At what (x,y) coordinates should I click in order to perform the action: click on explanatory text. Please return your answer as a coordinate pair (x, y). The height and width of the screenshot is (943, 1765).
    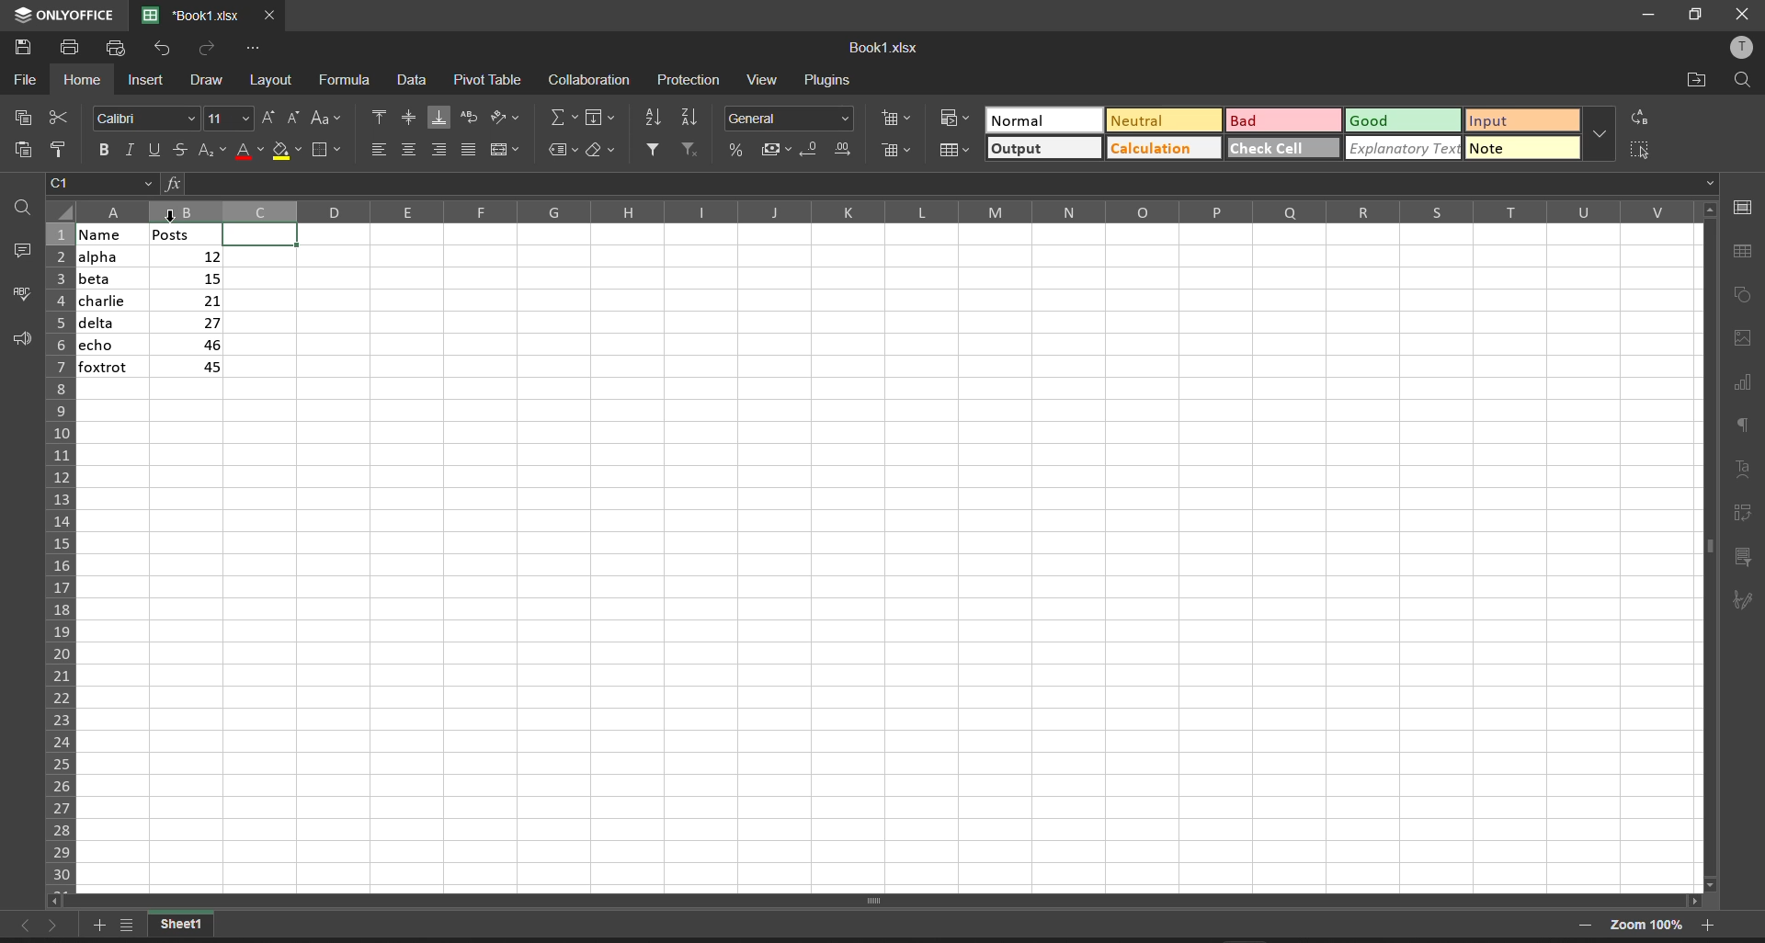
    Looking at the image, I should click on (1405, 149).